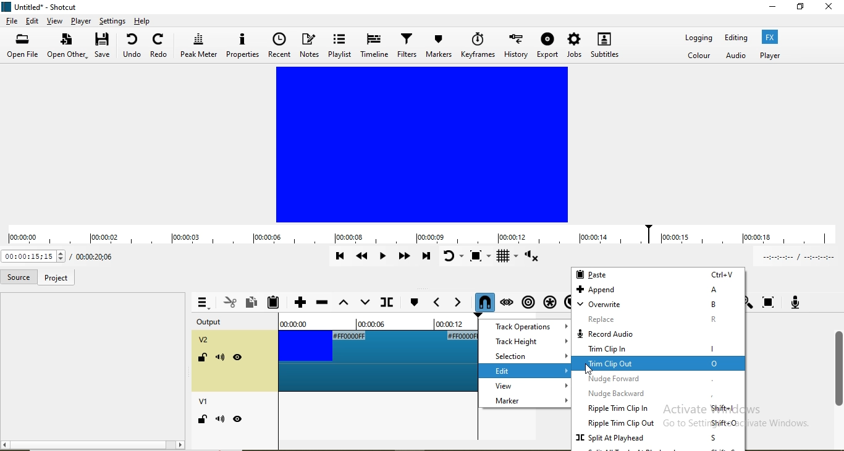 The width and height of the screenshot is (844, 451). I want to click on Logging, so click(699, 40).